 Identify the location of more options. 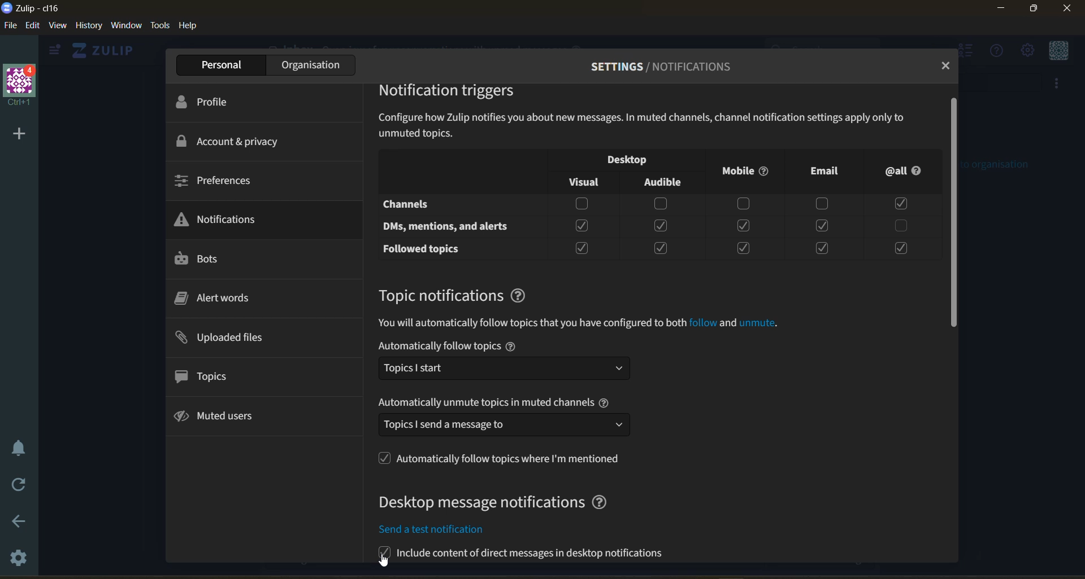
(1058, 85).